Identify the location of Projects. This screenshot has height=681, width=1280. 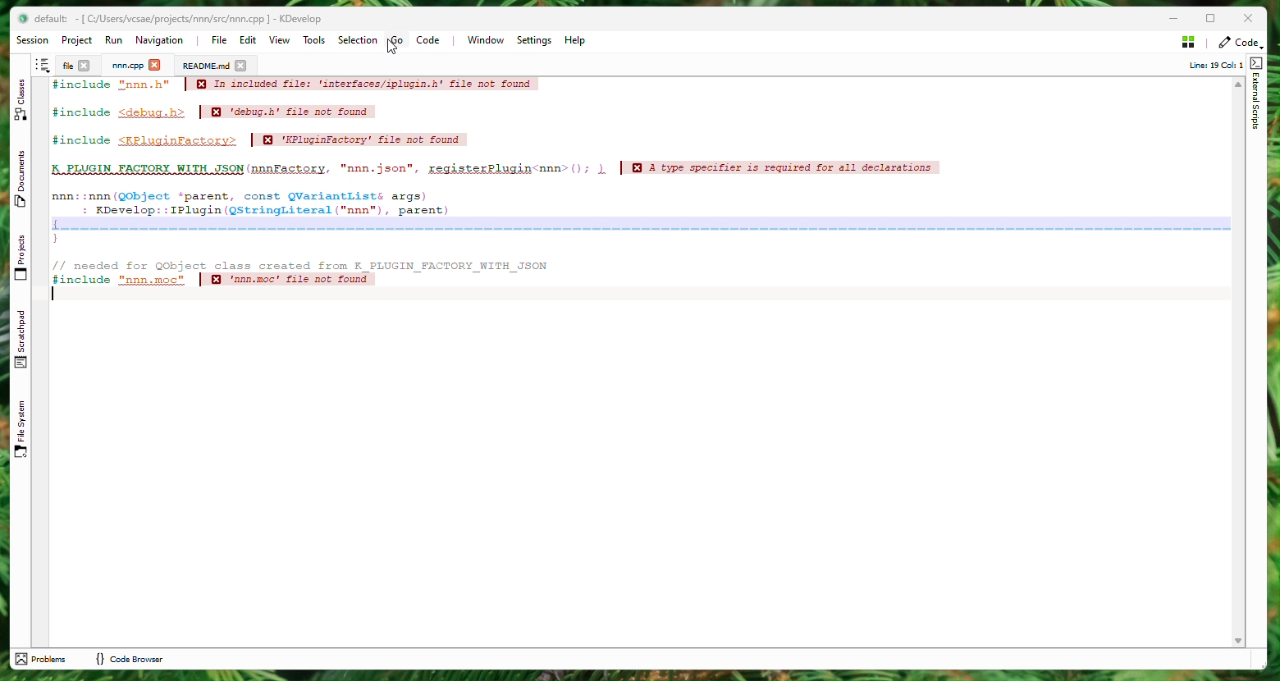
(23, 258).